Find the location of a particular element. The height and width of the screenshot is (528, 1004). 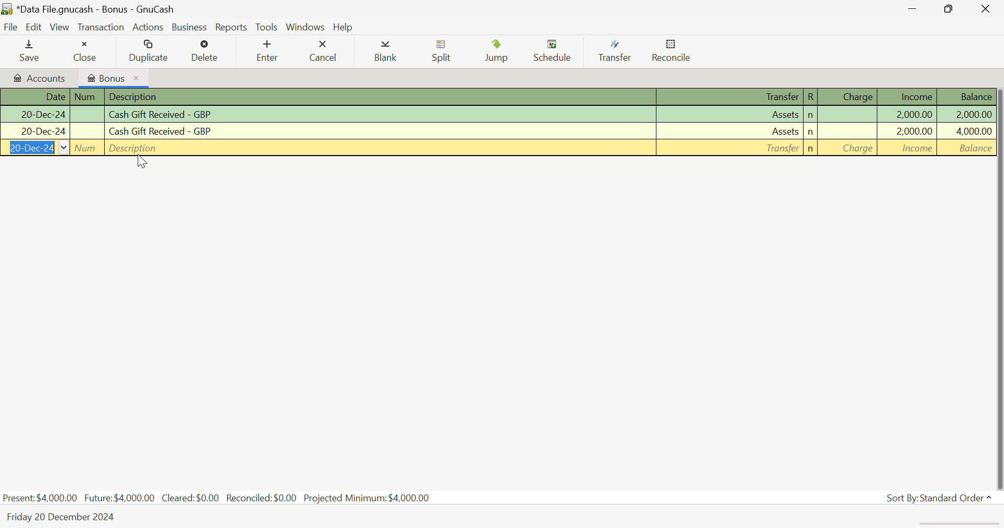

Assets is located at coordinates (731, 115).